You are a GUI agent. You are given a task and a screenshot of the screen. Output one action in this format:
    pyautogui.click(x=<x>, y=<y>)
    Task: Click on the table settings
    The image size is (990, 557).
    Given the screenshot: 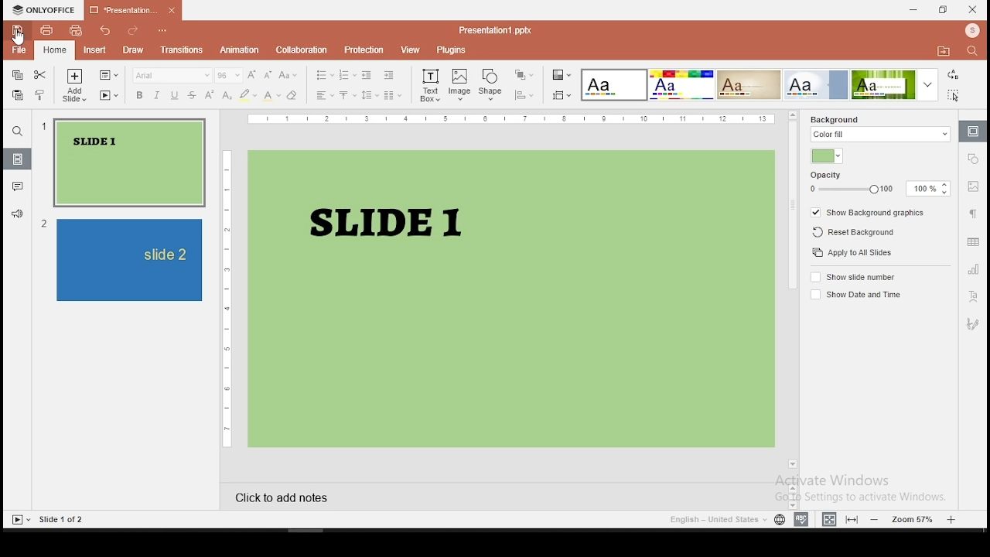 What is the action you would take?
    pyautogui.click(x=971, y=241)
    